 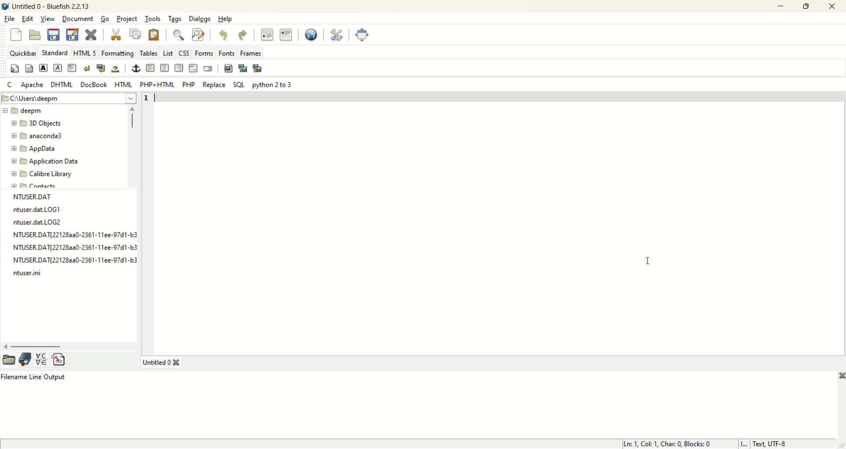 What do you see at coordinates (243, 35) in the screenshot?
I see `redo` at bounding box center [243, 35].